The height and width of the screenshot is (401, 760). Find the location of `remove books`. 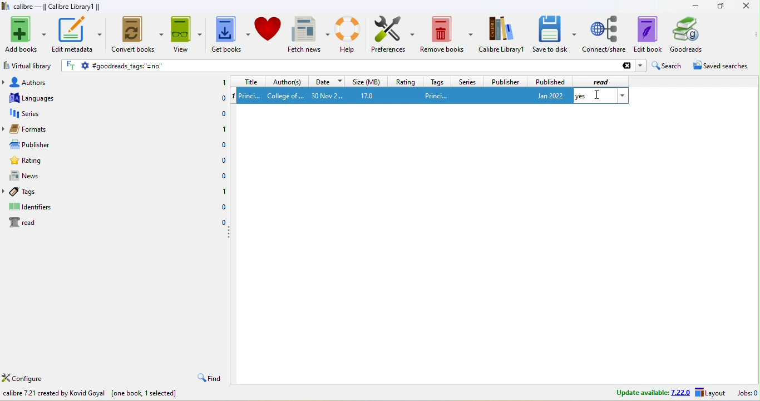

remove books is located at coordinates (446, 34).